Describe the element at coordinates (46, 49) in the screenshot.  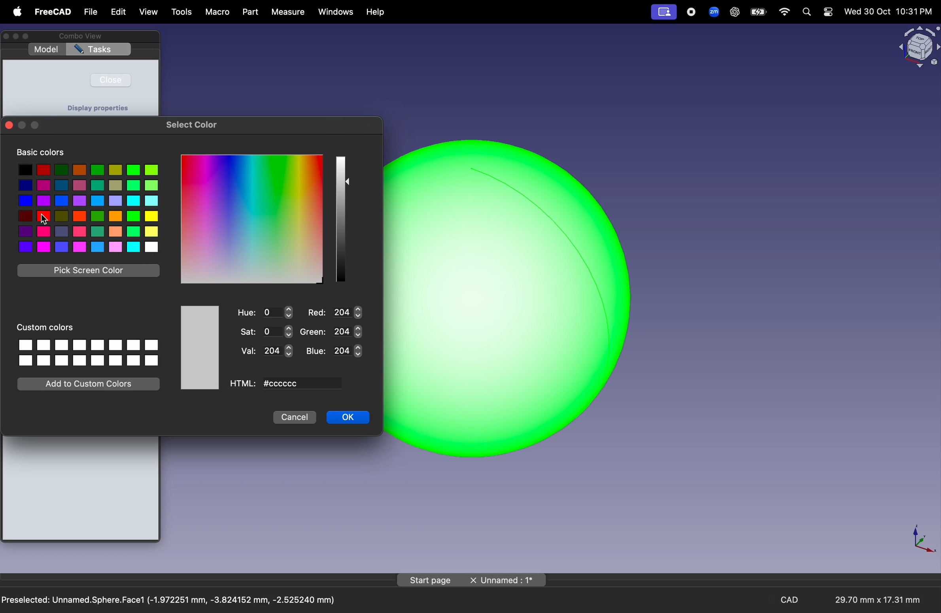
I see `model` at that location.